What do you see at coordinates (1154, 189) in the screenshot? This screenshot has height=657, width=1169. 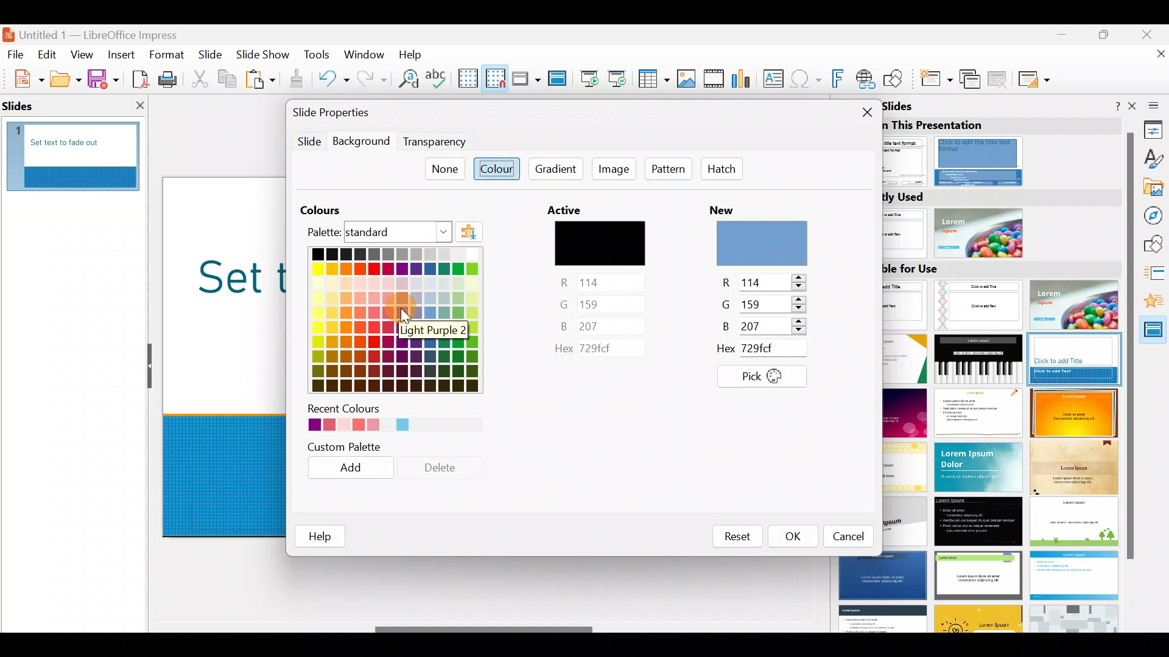 I see `Gallery` at bounding box center [1154, 189].